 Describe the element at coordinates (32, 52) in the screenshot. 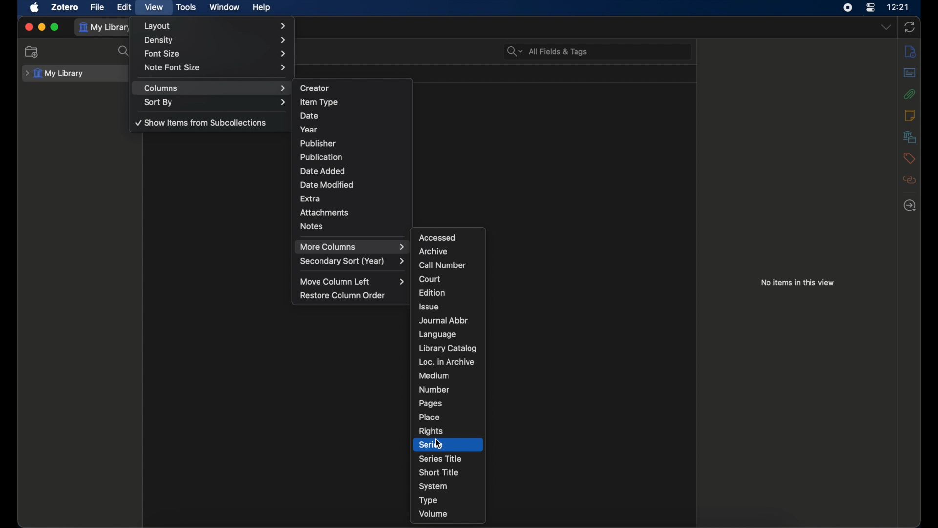

I see `new collections` at that location.